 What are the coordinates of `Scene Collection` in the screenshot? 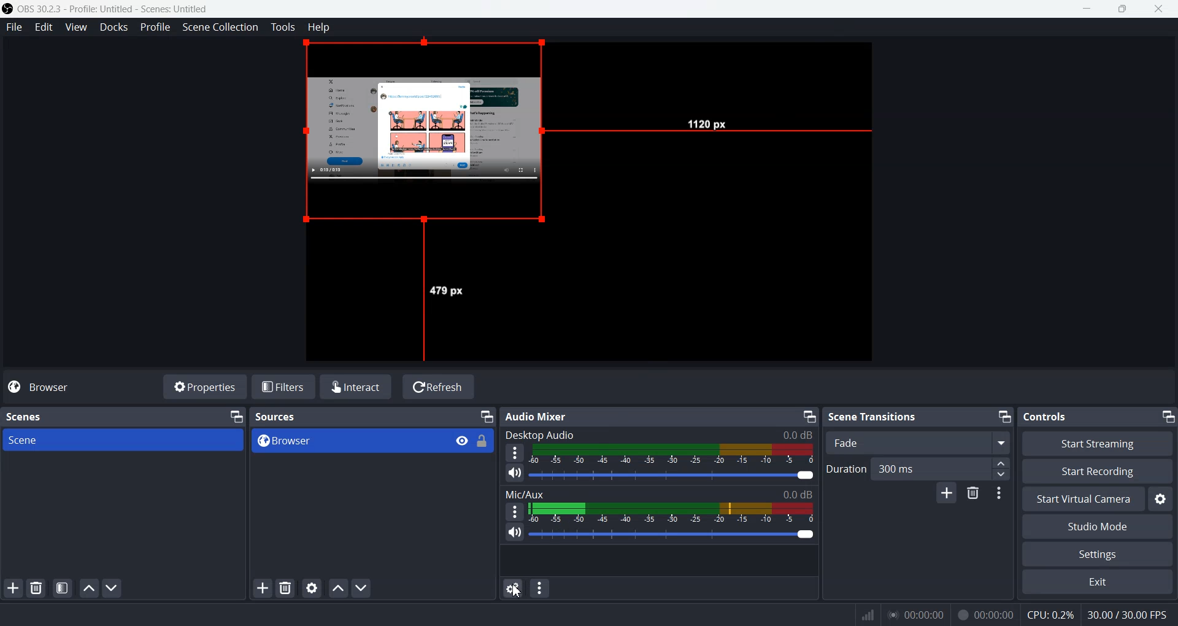 It's located at (221, 28).